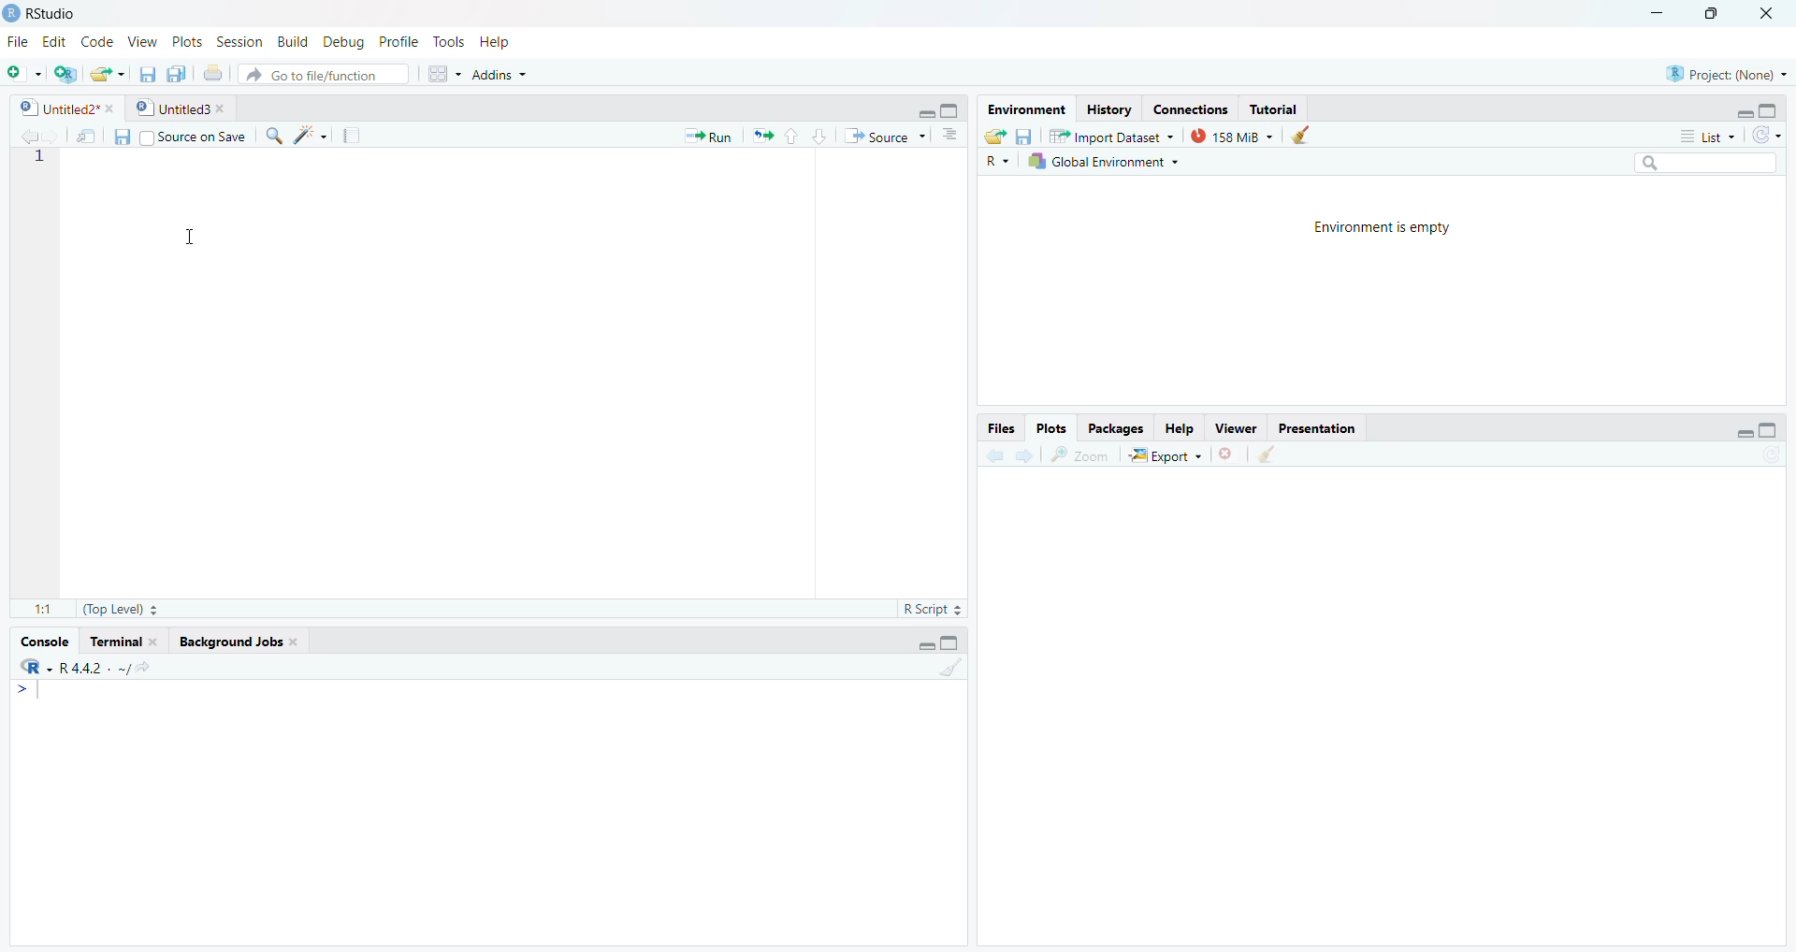 The image size is (1796, 952). Describe the element at coordinates (1394, 714) in the screenshot. I see `Pane` at that location.